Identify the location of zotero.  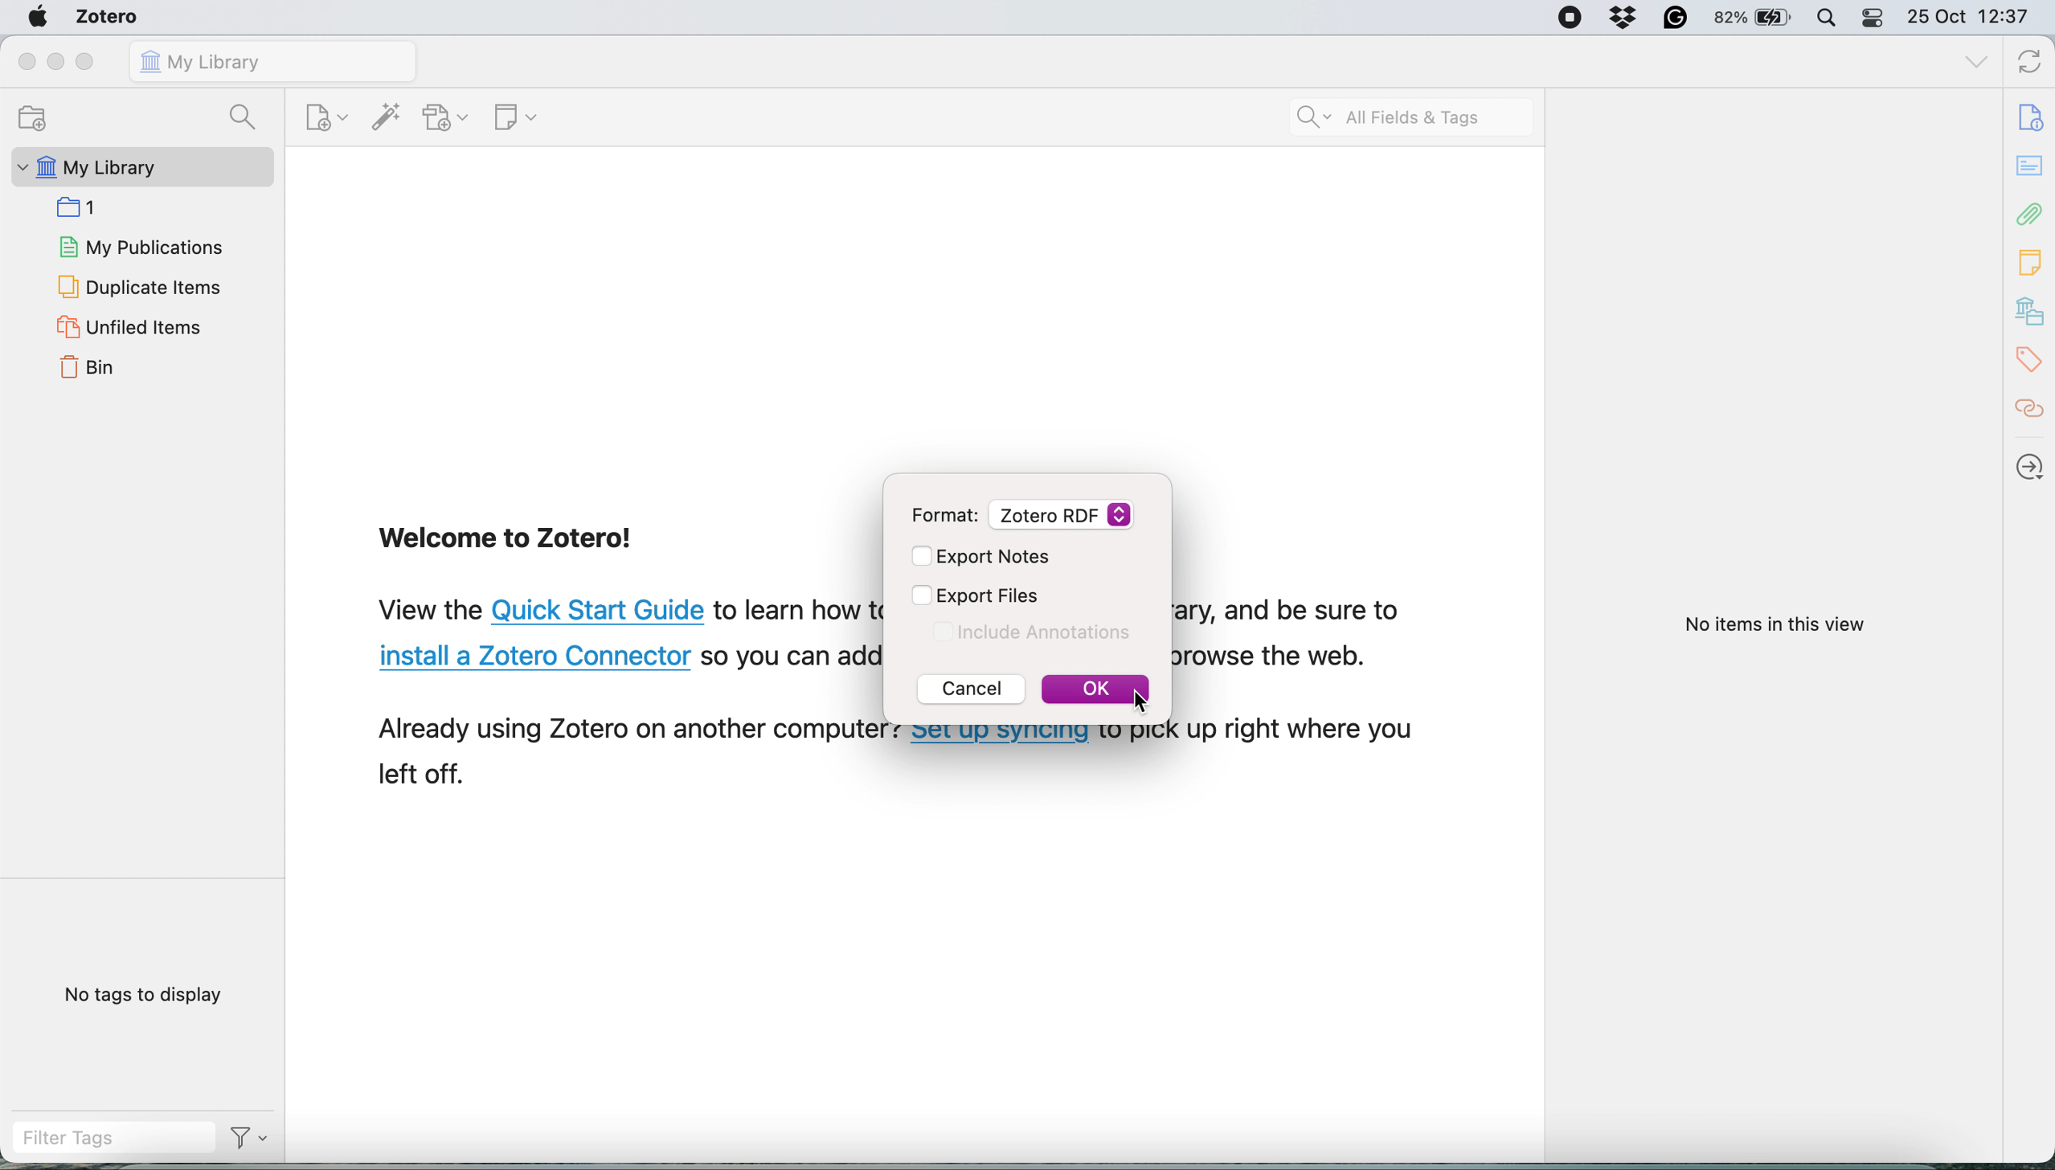
(108, 14).